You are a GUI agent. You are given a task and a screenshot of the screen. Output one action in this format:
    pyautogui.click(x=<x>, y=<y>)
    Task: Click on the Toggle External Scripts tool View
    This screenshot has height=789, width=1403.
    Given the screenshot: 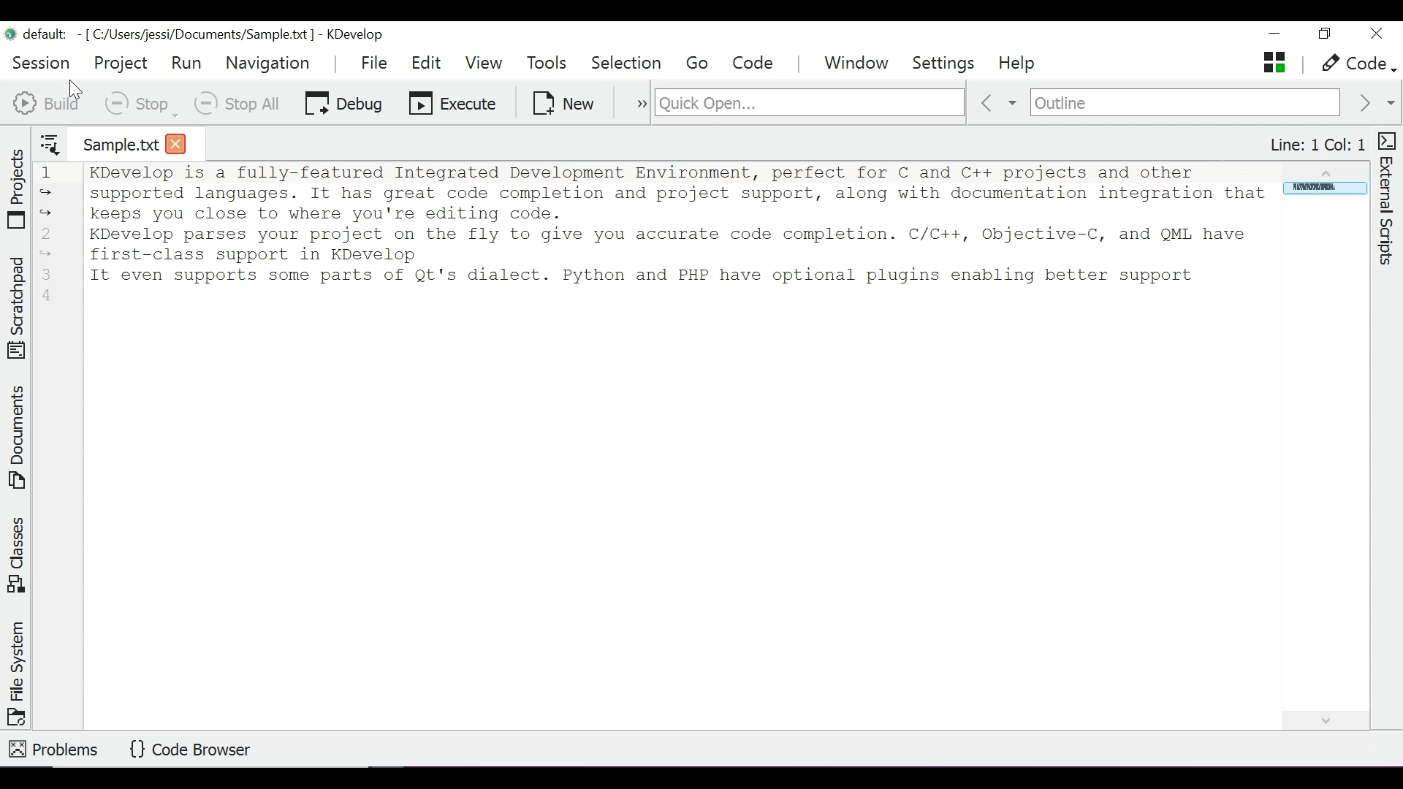 What is the action you would take?
    pyautogui.click(x=1387, y=201)
    